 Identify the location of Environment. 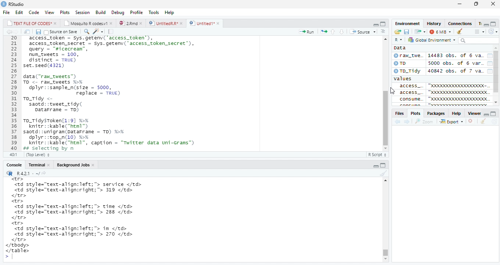
(408, 23).